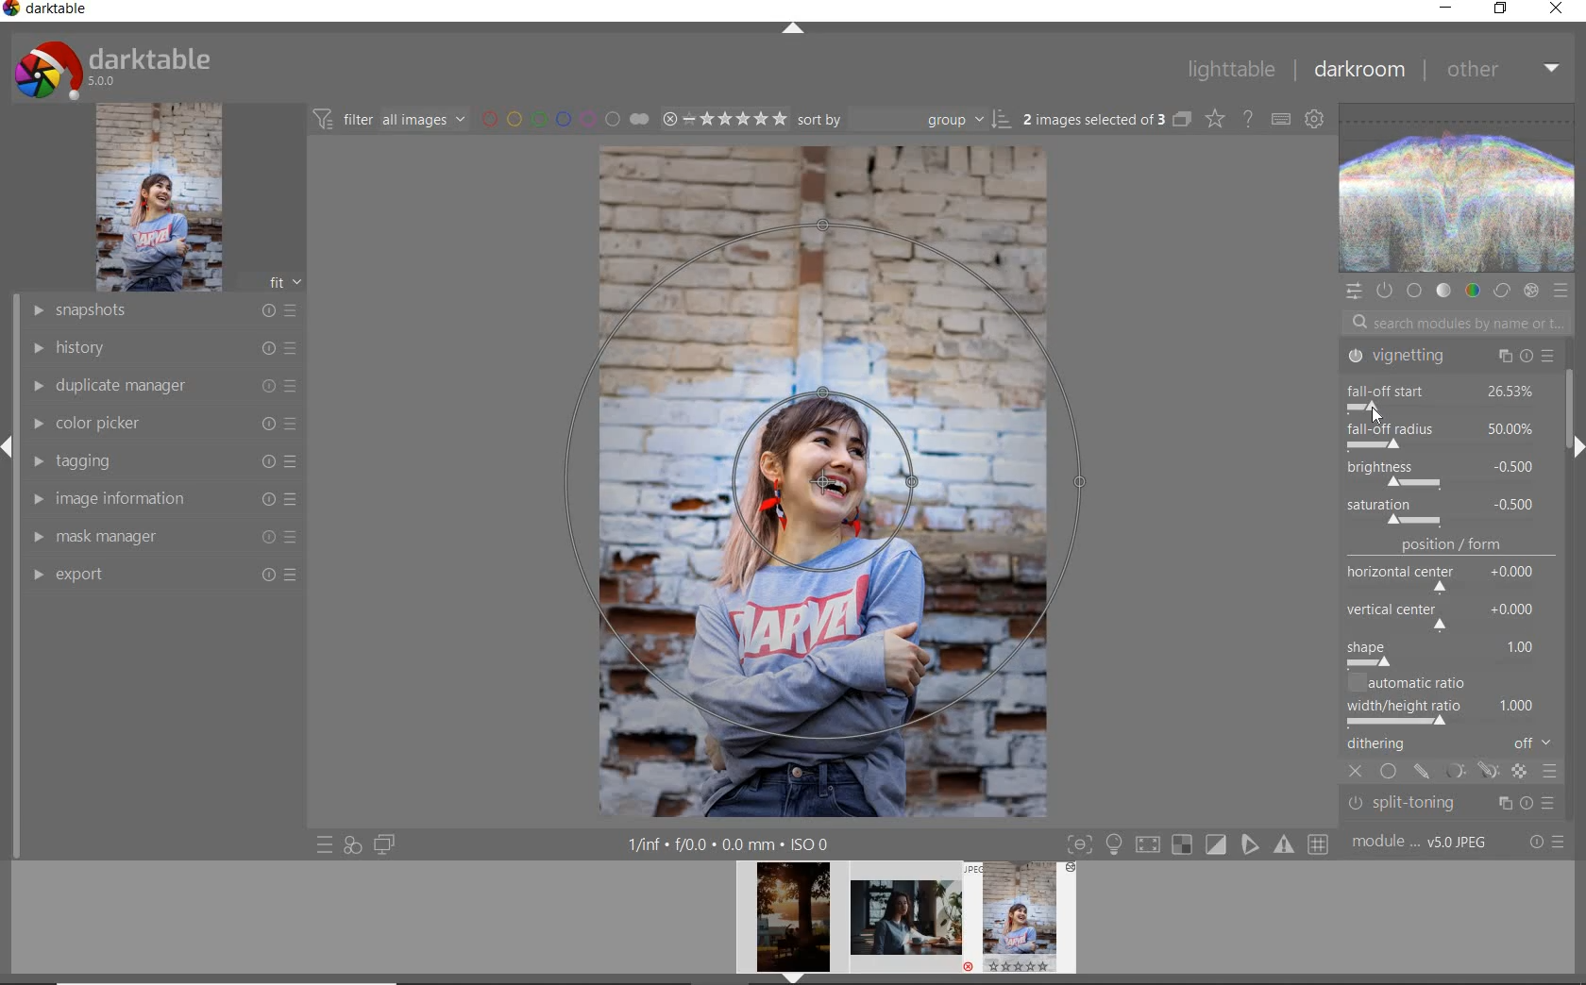 The height and width of the screenshot is (985, 1586). Describe the element at coordinates (162, 424) in the screenshot. I see `color picker` at that location.